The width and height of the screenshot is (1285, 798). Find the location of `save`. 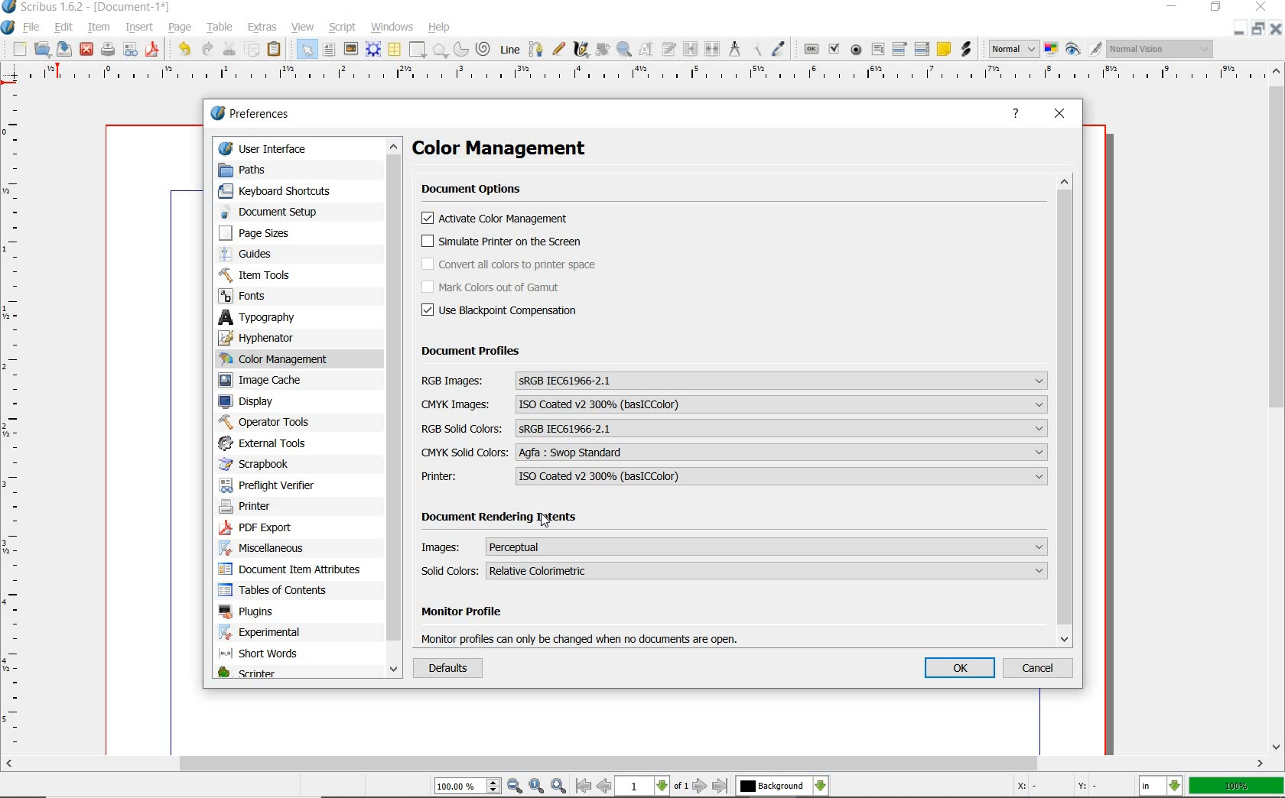

save is located at coordinates (155, 48).